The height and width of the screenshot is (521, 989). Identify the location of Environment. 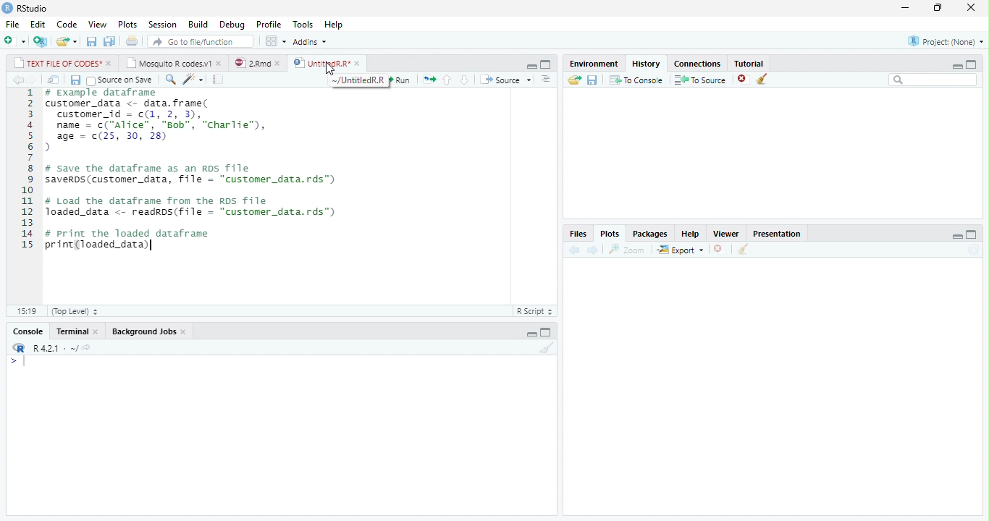
(594, 63).